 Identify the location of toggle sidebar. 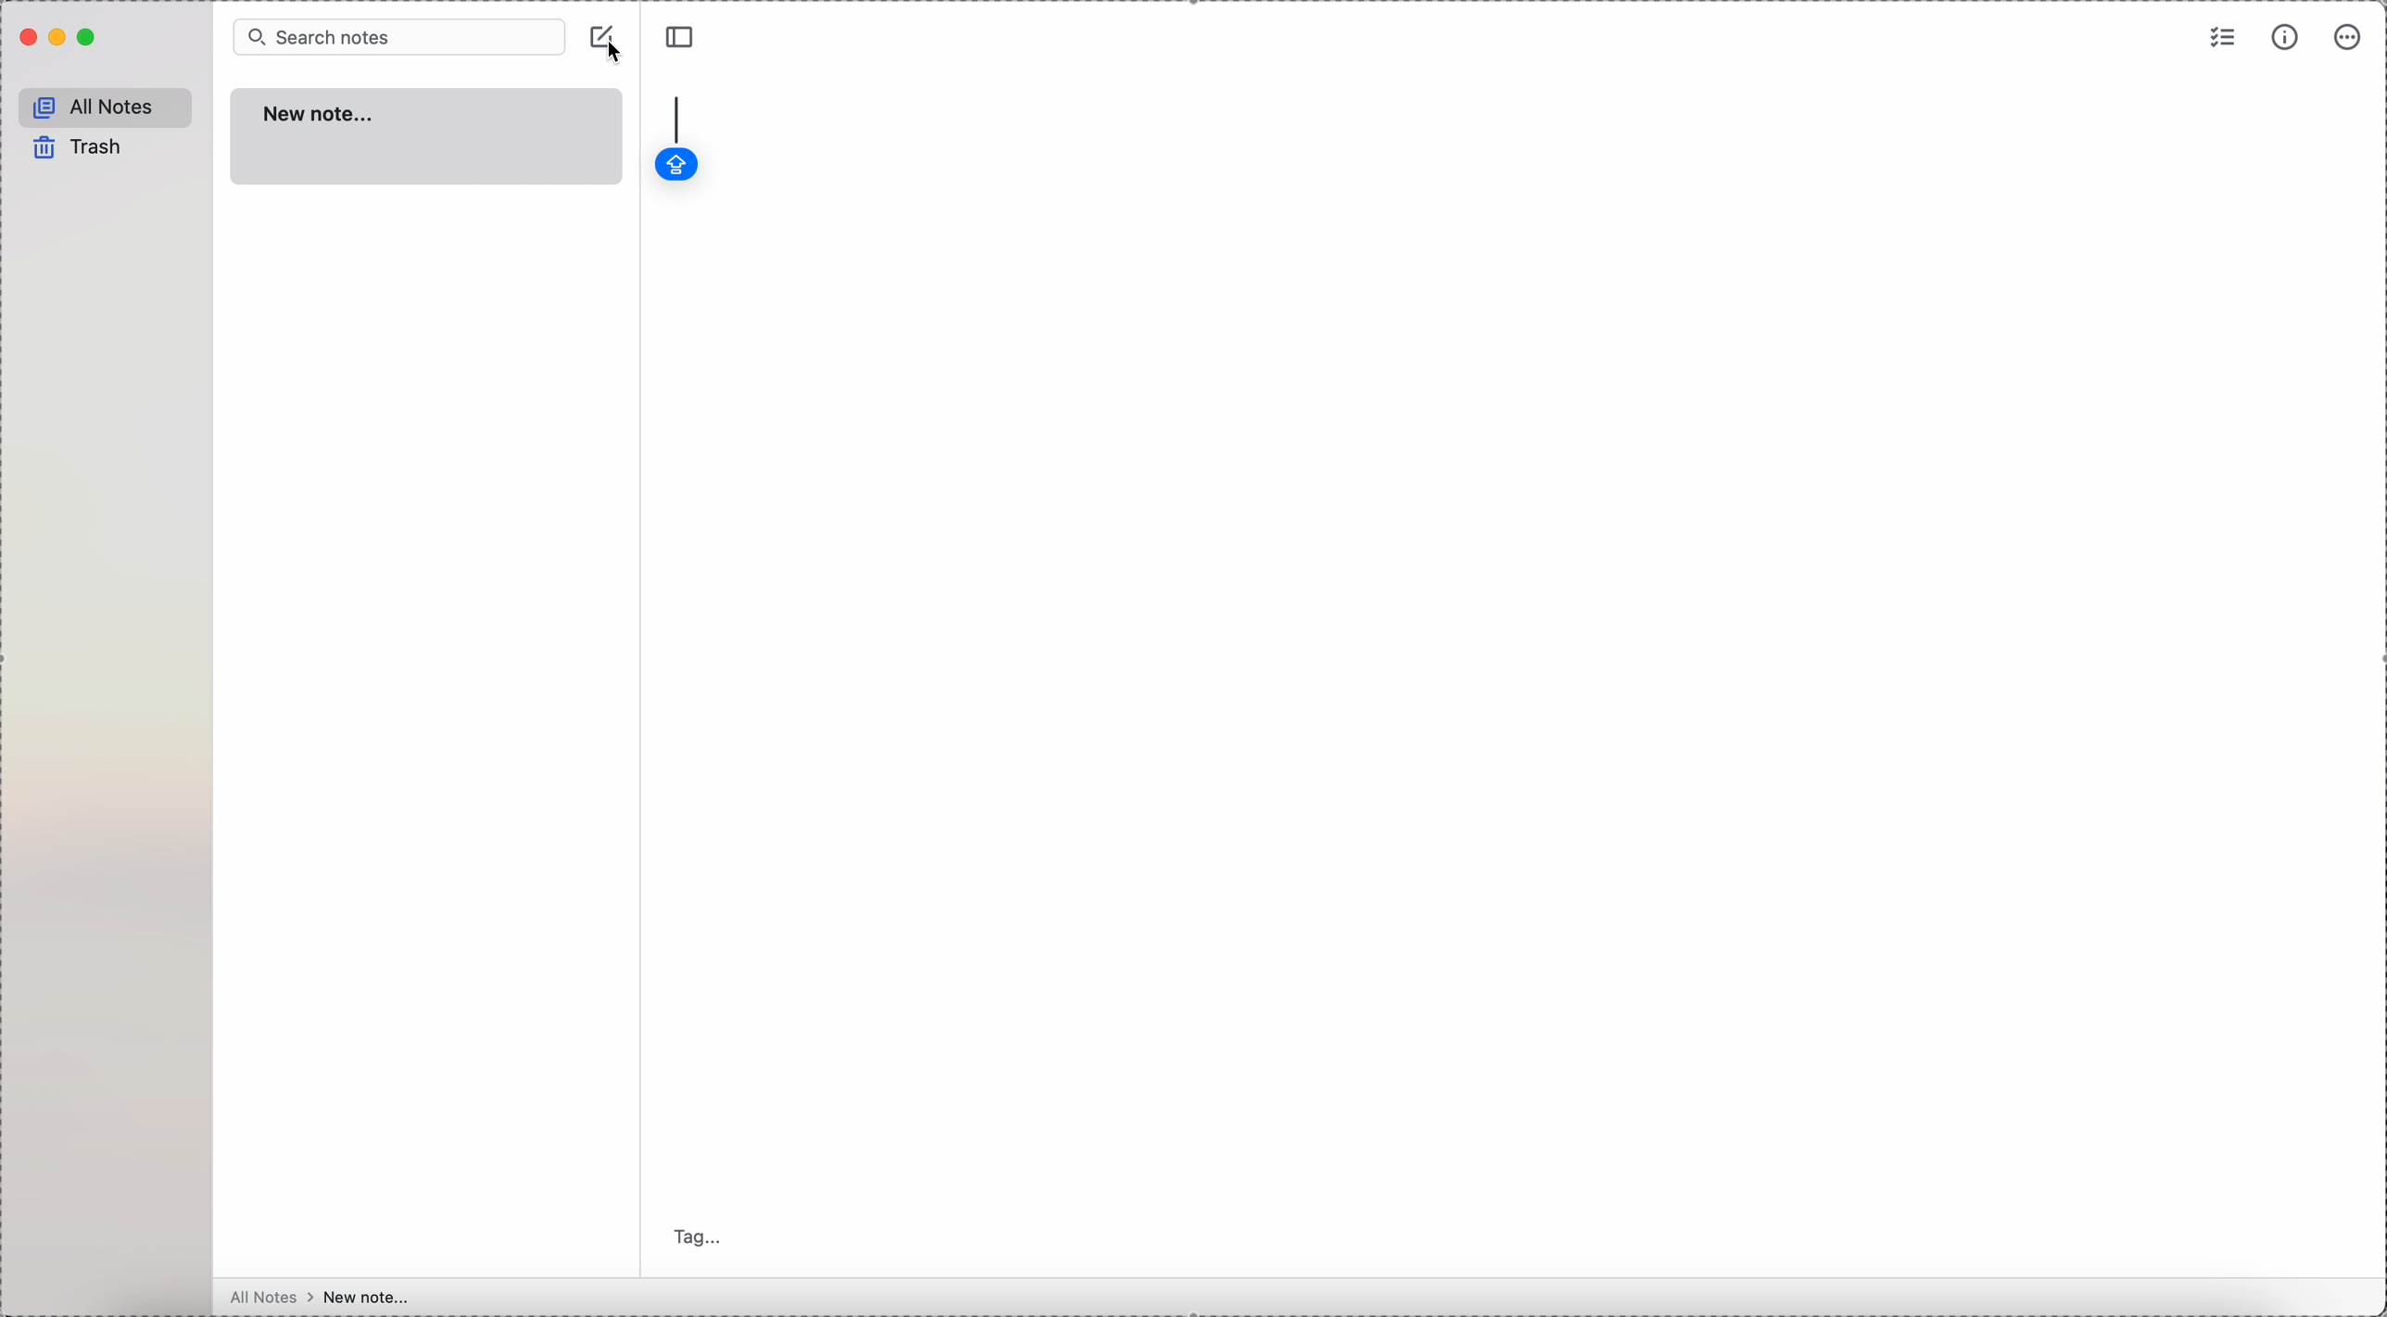
(680, 38).